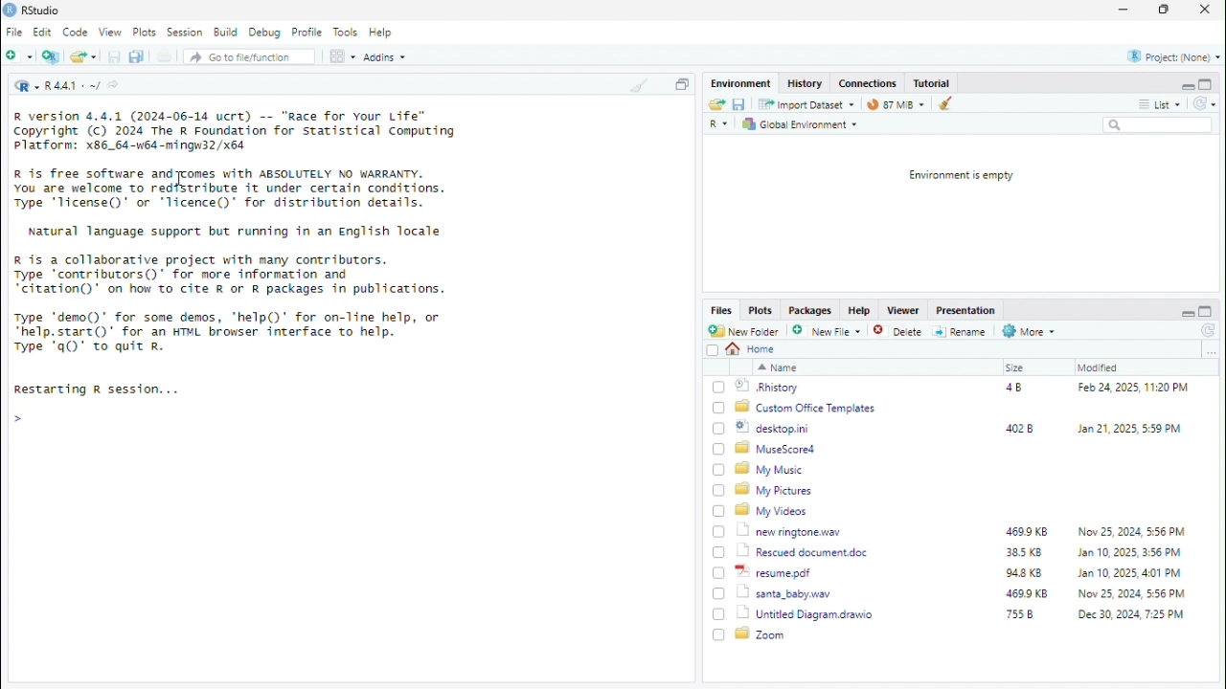  What do you see at coordinates (933, 83) in the screenshot?
I see `Tutorial` at bounding box center [933, 83].